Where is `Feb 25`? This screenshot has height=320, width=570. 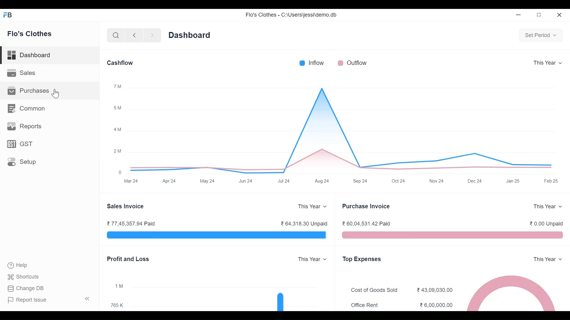 Feb 25 is located at coordinates (553, 181).